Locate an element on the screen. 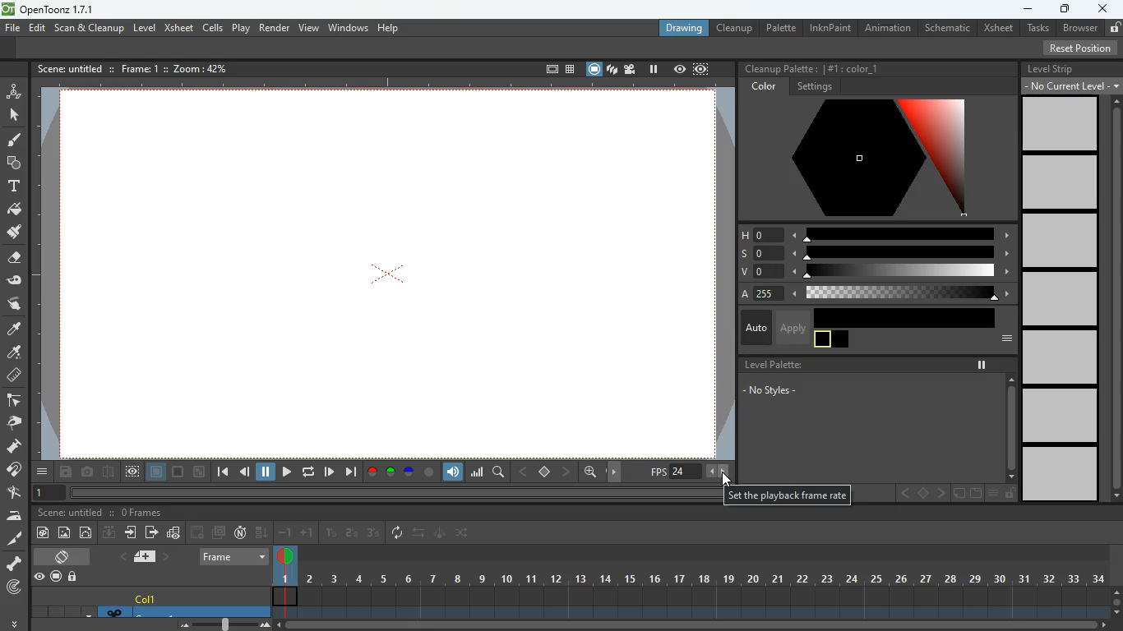 This screenshot has width=1123, height=631. begin is located at coordinates (222, 473).